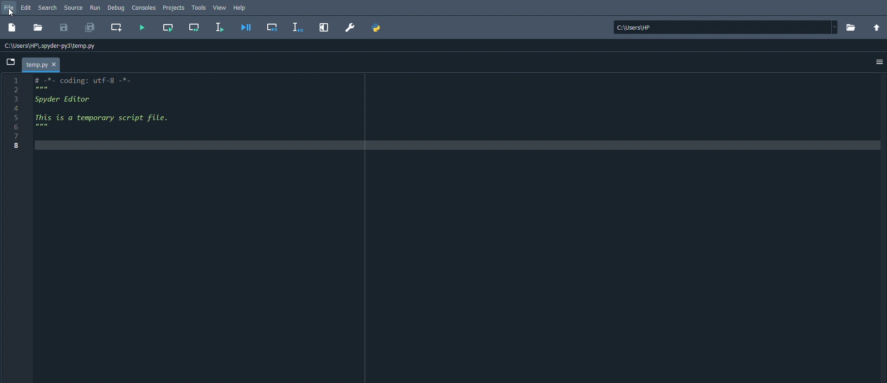 The height and width of the screenshot is (383, 887). What do you see at coordinates (10, 7) in the screenshot?
I see `File` at bounding box center [10, 7].